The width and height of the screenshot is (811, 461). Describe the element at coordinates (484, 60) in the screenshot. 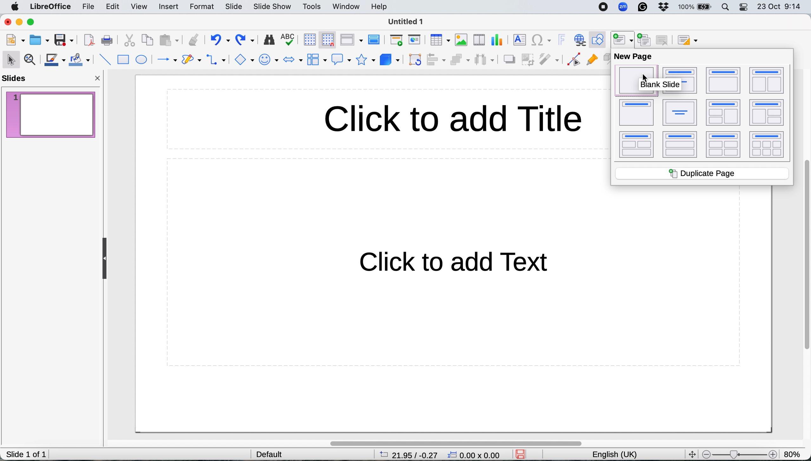

I see `select three objects to distribute` at that location.